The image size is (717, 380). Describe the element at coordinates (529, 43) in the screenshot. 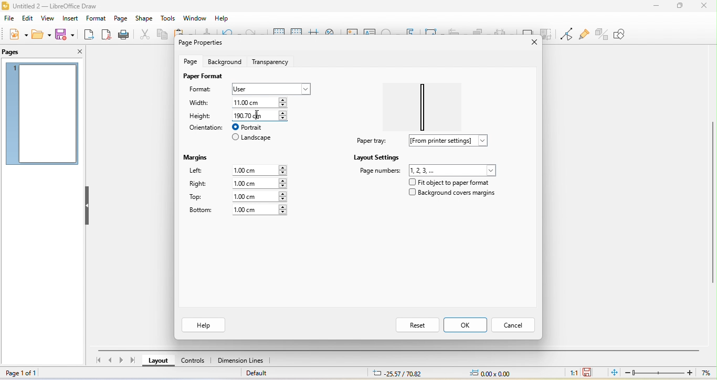

I see `close` at that location.